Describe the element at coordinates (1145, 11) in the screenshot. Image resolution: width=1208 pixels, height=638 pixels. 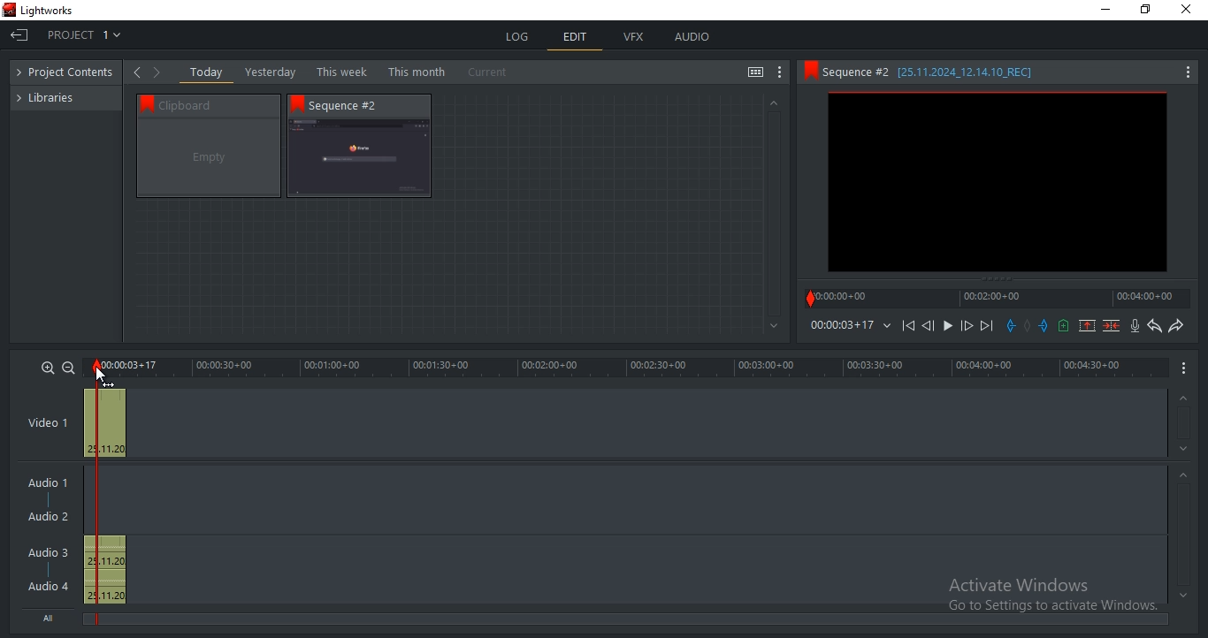
I see `restore` at that location.